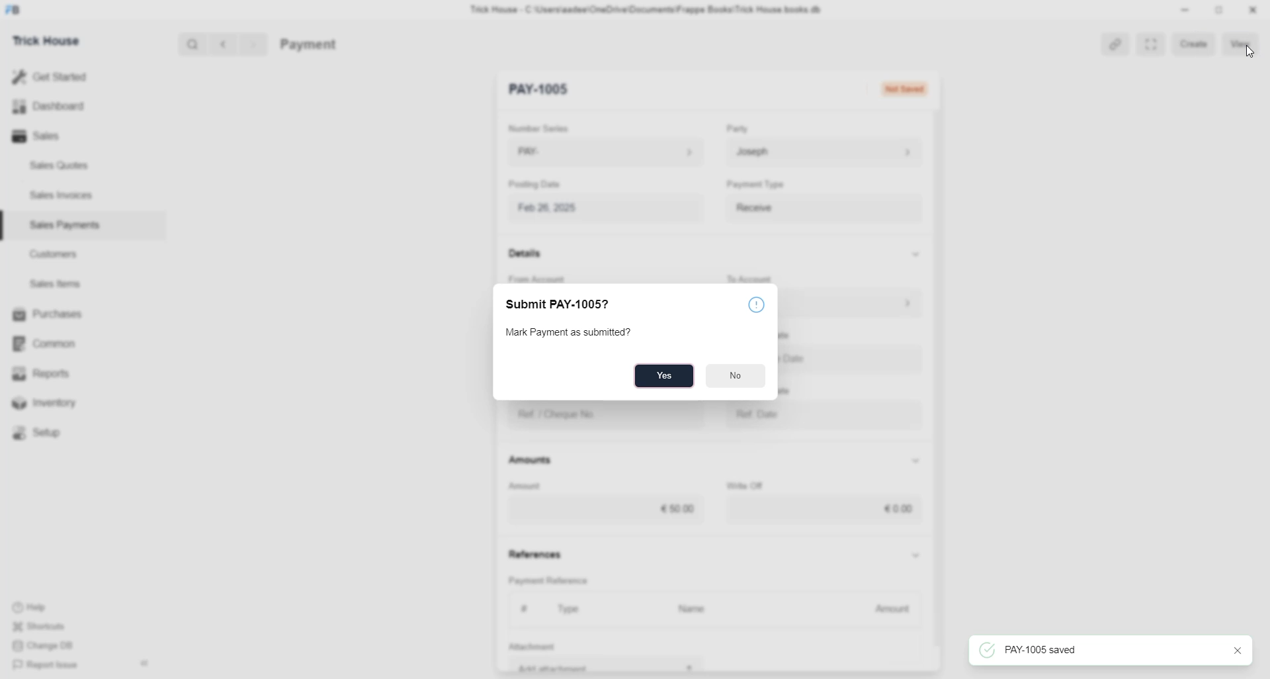  I want to click on Payment, so click(309, 45).